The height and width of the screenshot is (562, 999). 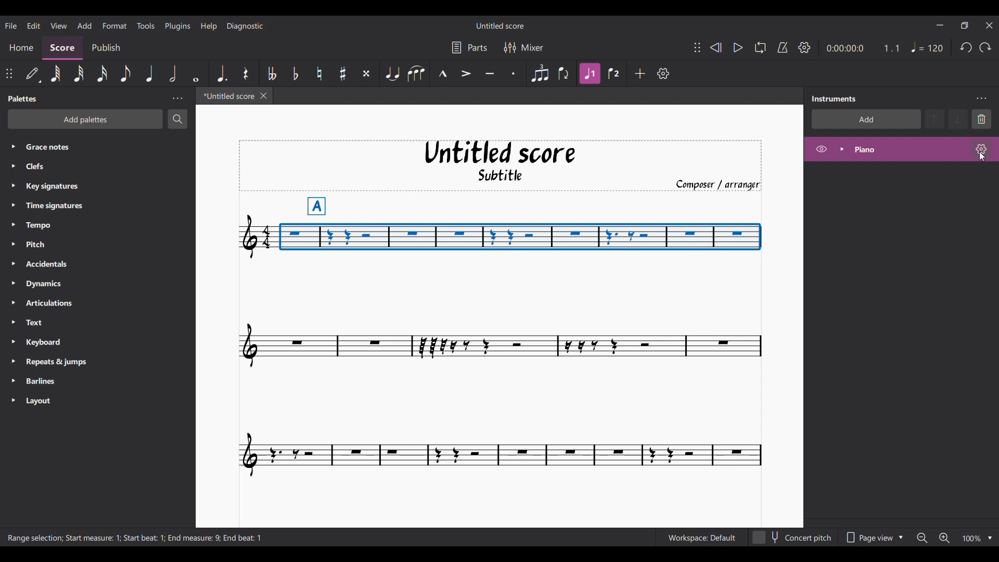 What do you see at coordinates (511, 175) in the screenshot?
I see `Subtitle` at bounding box center [511, 175].